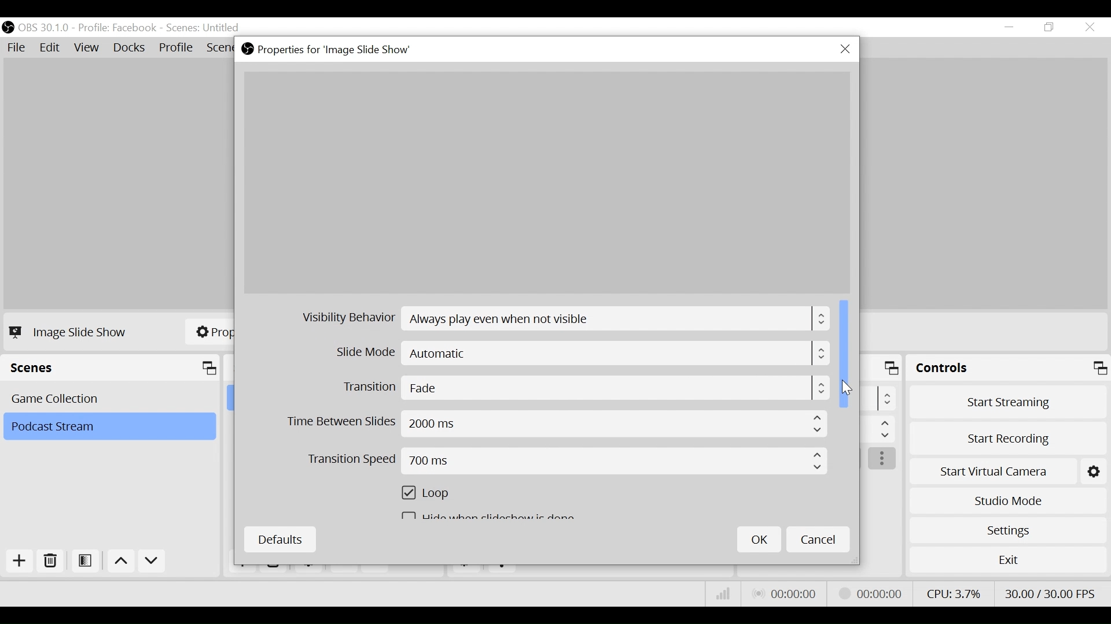 This screenshot has width=1111, height=624. Describe the element at coordinates (1050, 28) in the screenshot. I see `Restore` at that location.